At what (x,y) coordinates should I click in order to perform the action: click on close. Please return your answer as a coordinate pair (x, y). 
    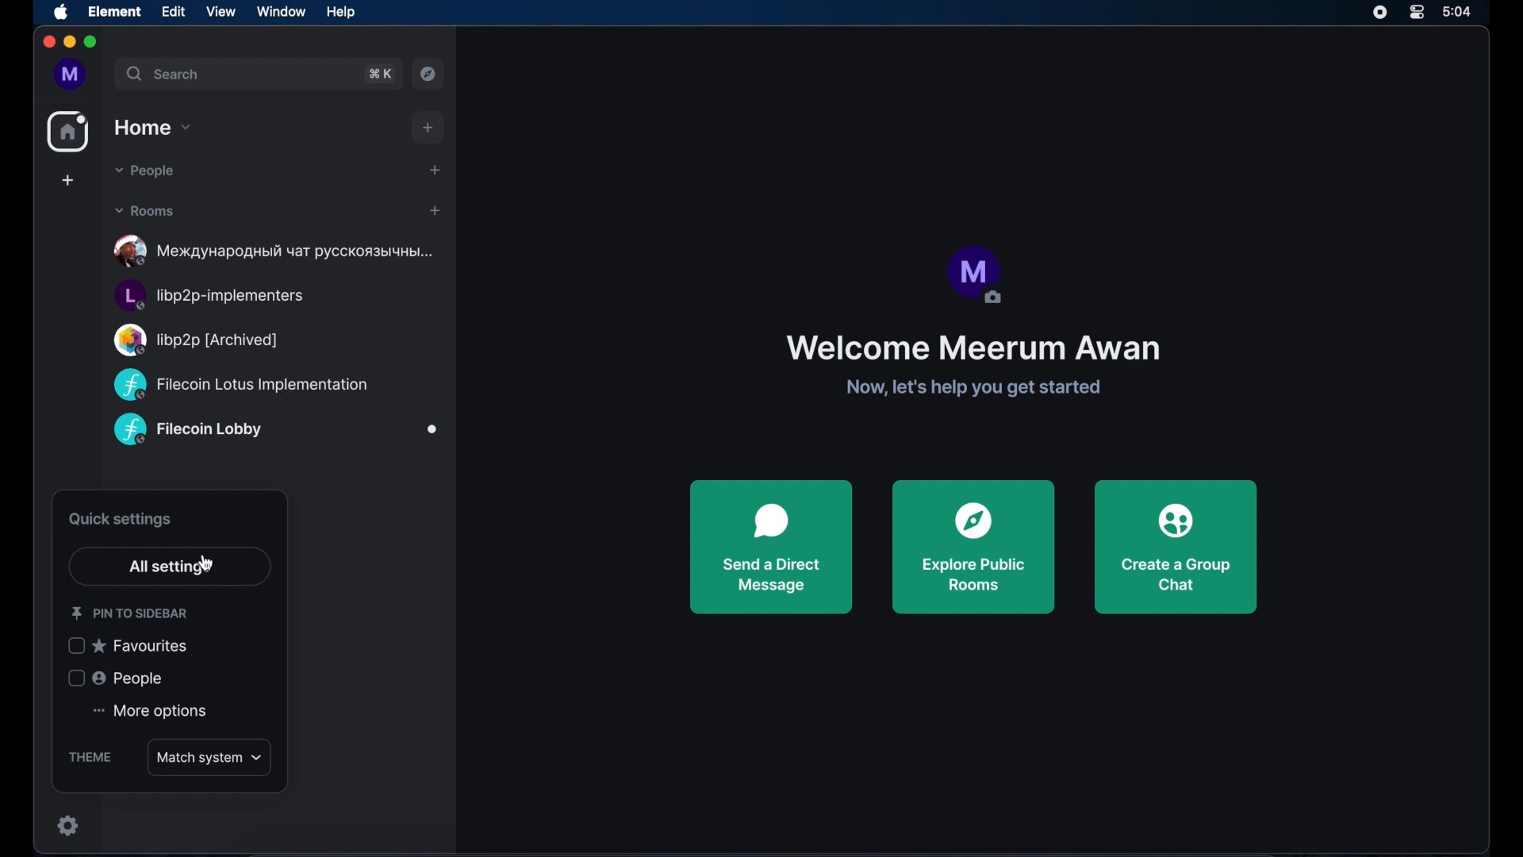
    Looking at the image, I should click on (48, 42).